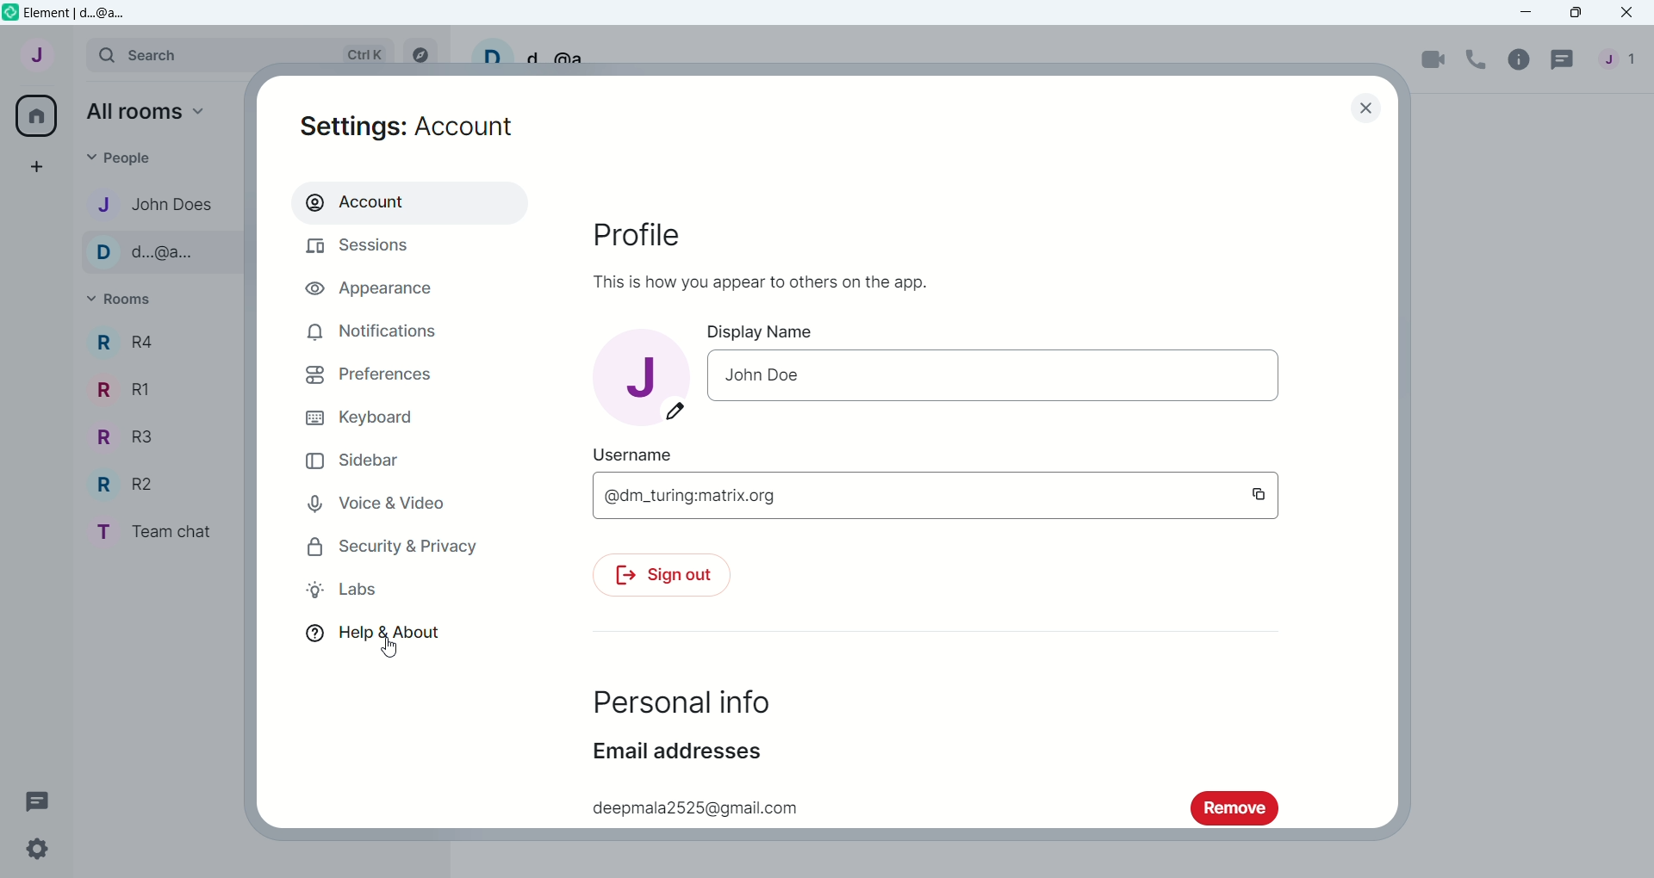  What do you see at coordinates (374, 337) in the screenshot?
I see `Notifications` at bounding box center [374, 337].